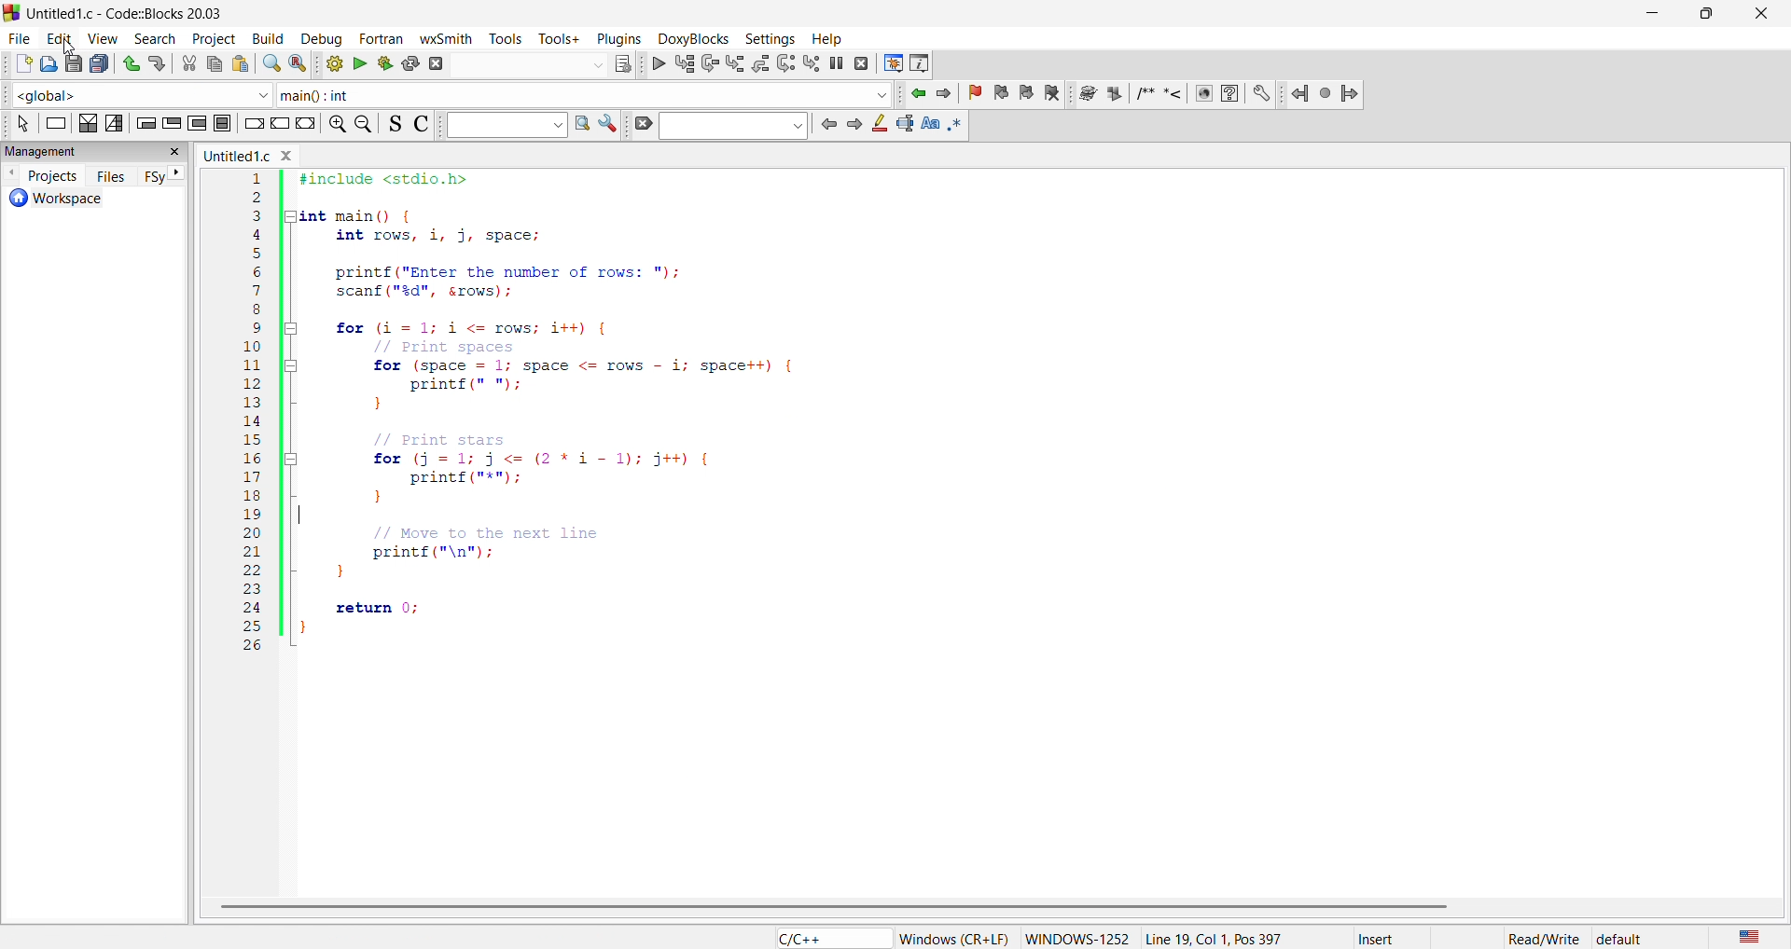  I want to click on redo, so click(160, 63).